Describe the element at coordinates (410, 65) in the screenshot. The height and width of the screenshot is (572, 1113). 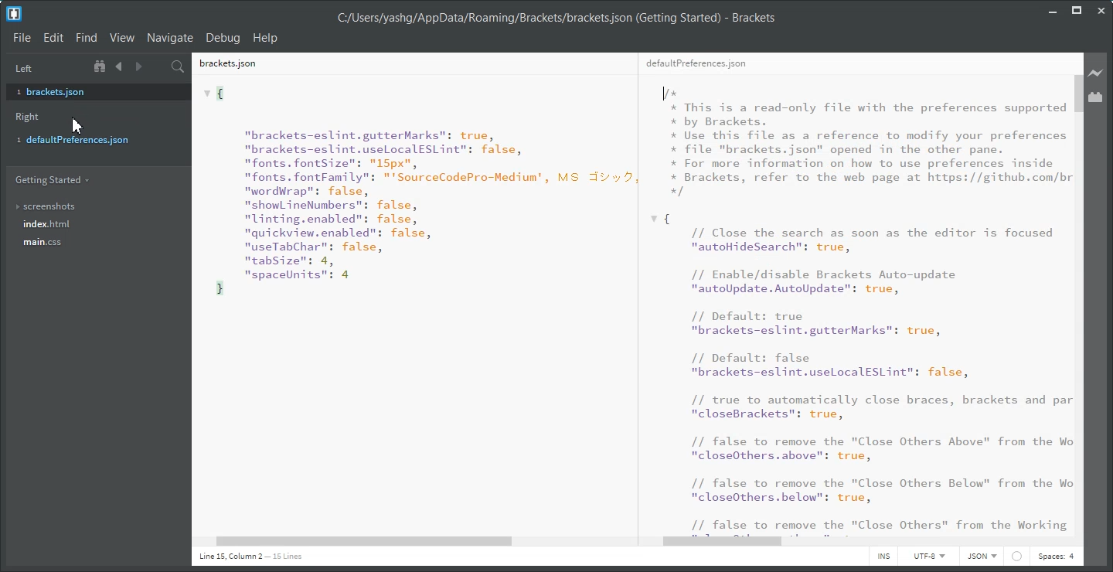
I see `brackets.json File` at that location.